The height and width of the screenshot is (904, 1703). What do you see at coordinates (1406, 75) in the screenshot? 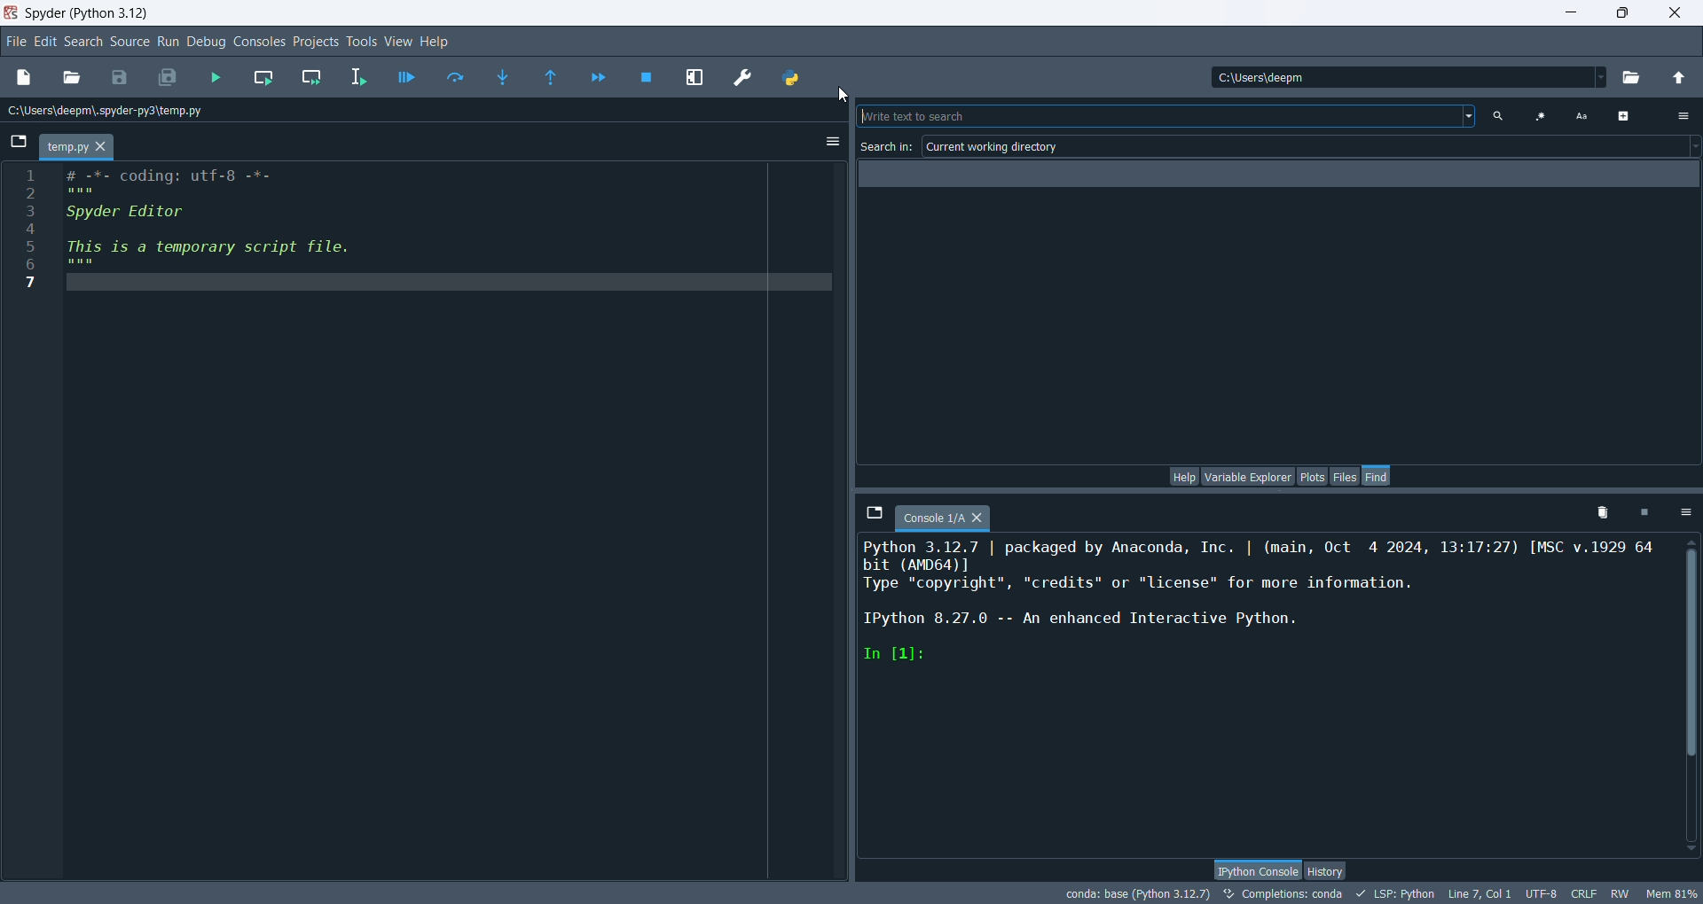
I see `location` at bounding box center [1406, 75].